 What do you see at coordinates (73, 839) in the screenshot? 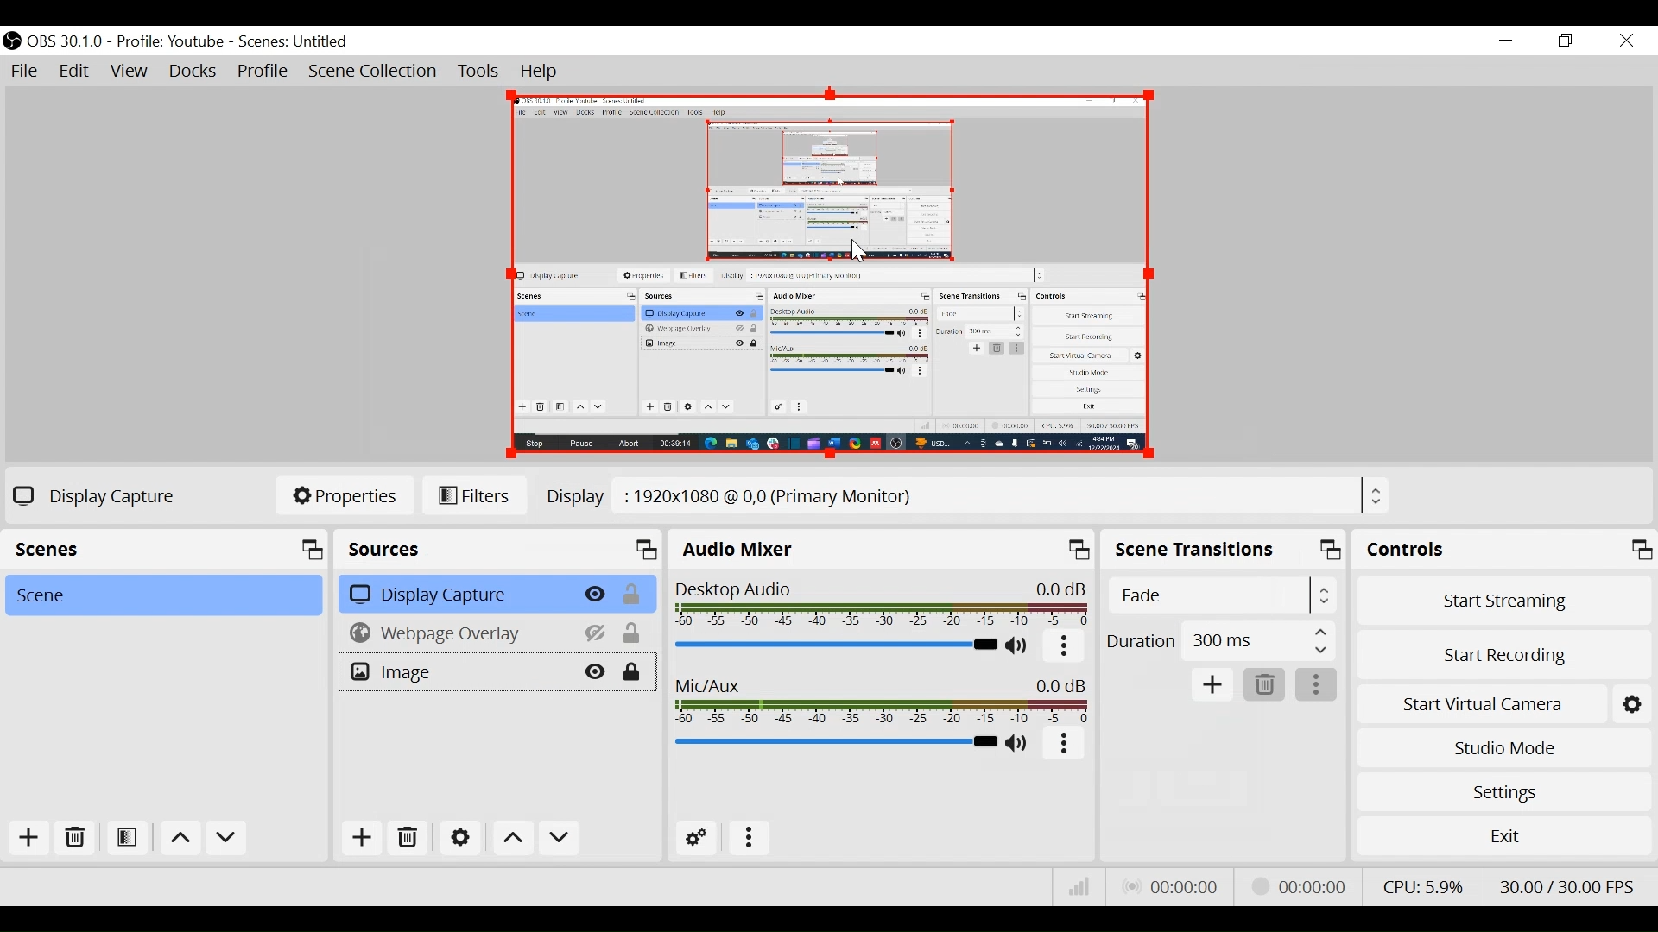
I see `Delete` at bounding box center [73, 839].